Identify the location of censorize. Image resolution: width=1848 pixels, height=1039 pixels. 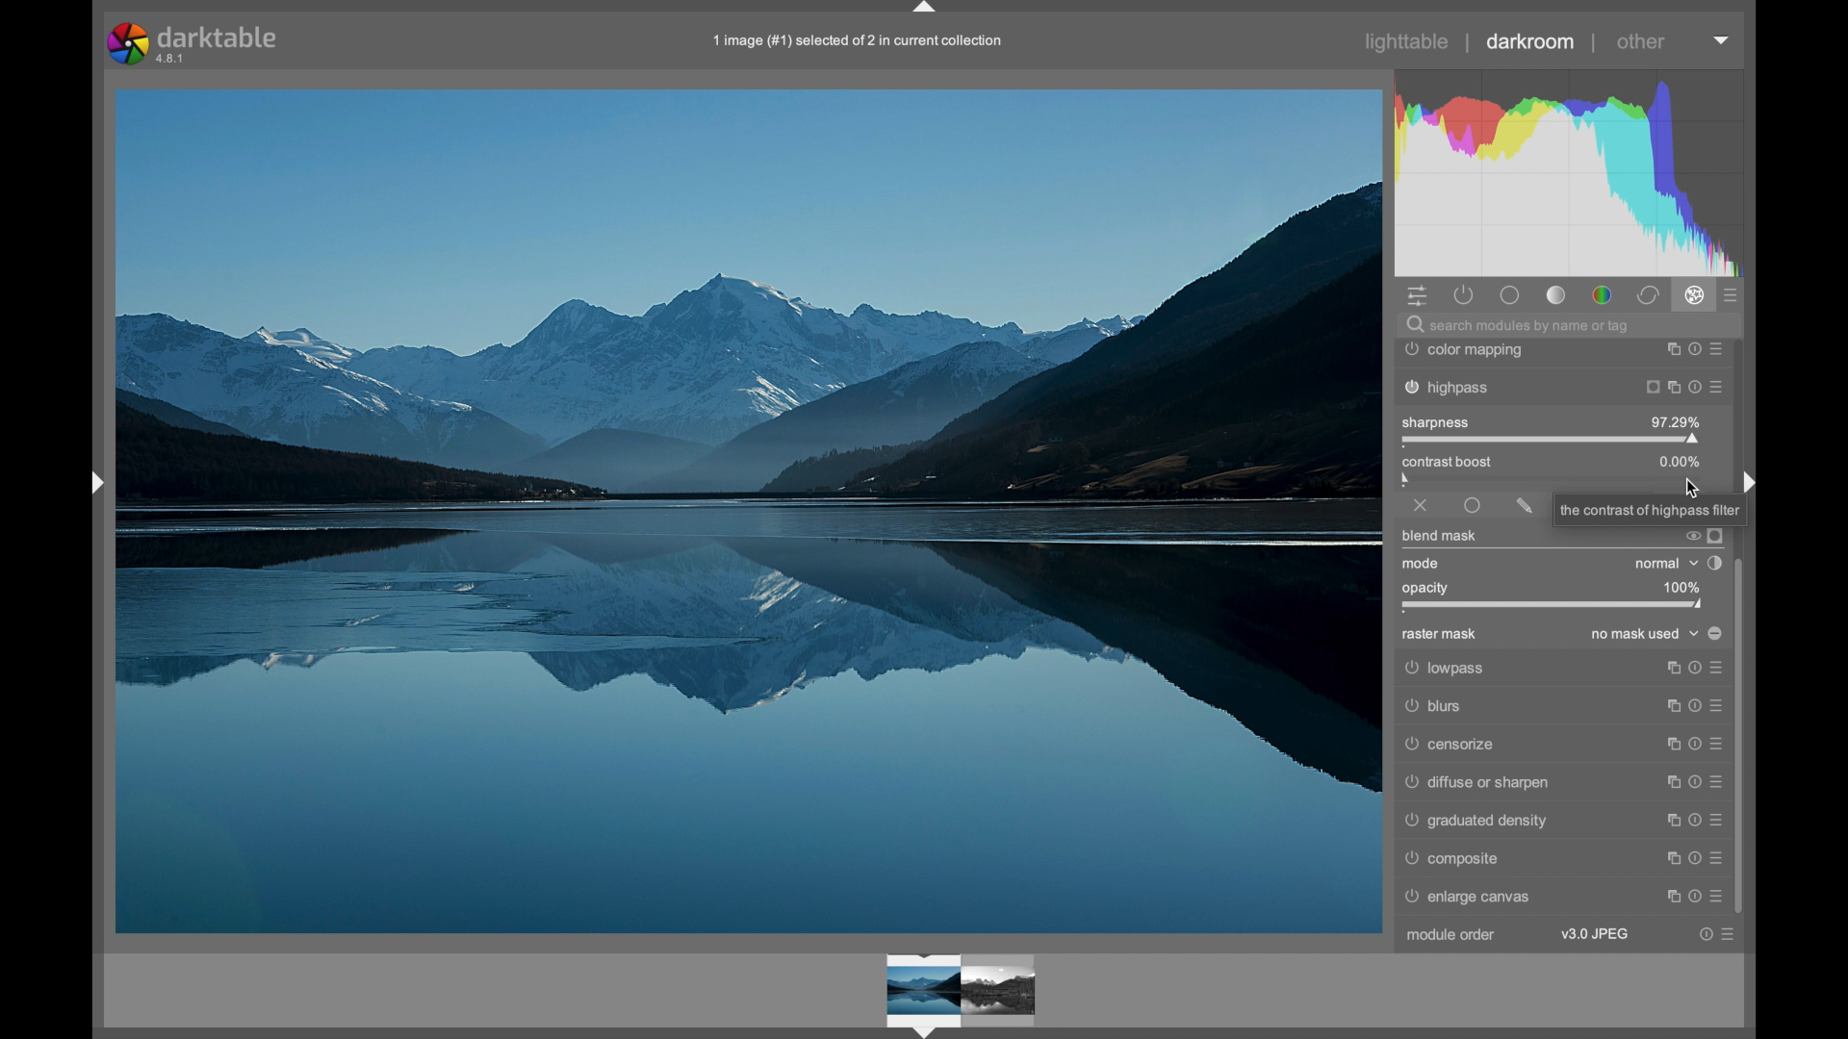
(1560, 745).